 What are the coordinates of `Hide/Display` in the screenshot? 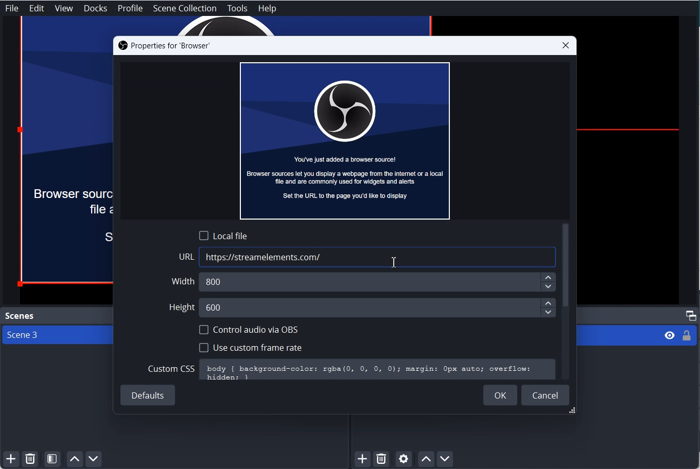 It's located at (669, 336).